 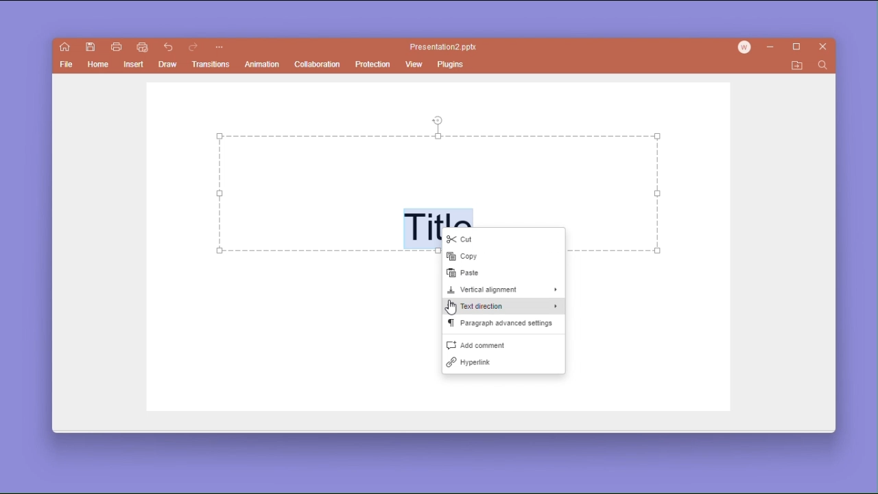 What do you see at coordinates (317, 64) in the screenshot?
I see `collaboration` at bounding box center [317, 64].